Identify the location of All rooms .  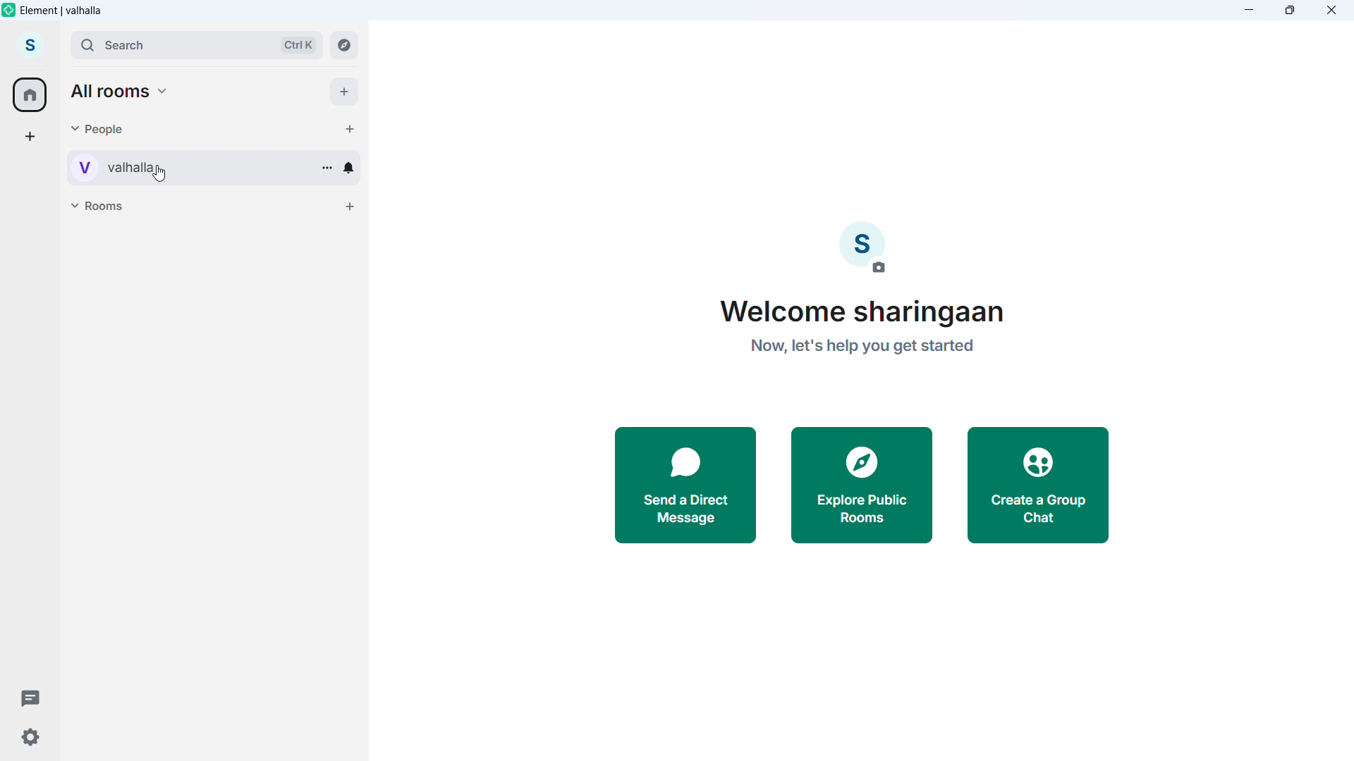
(121, 92).